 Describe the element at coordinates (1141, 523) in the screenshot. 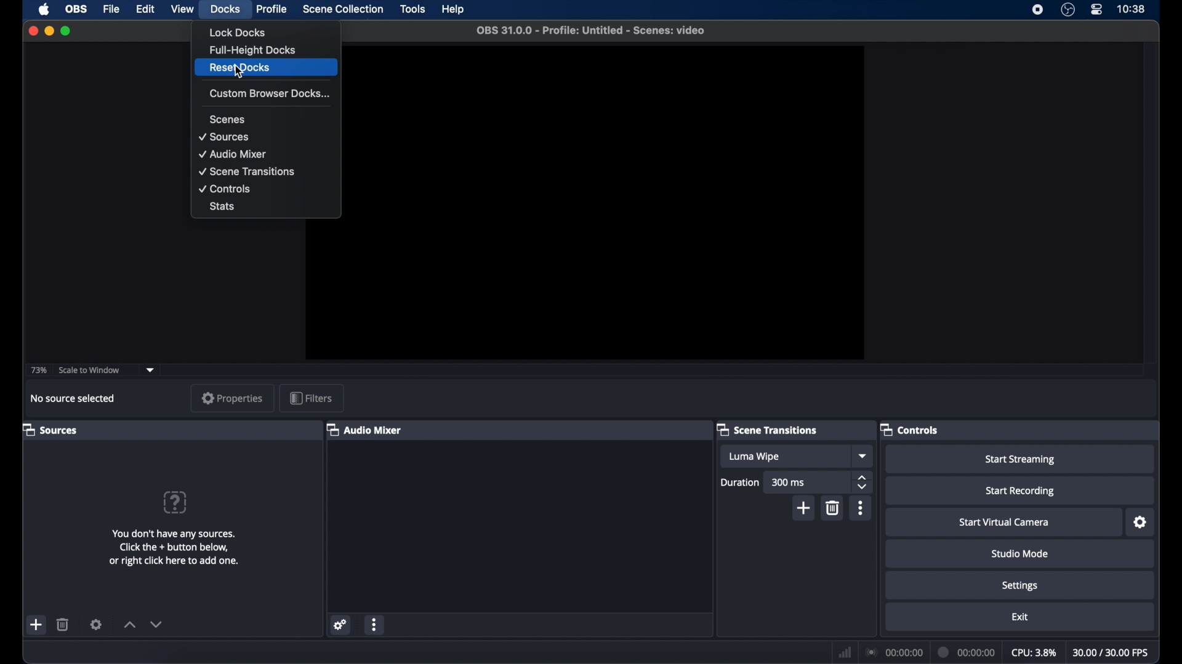

I see `settings` at that location.